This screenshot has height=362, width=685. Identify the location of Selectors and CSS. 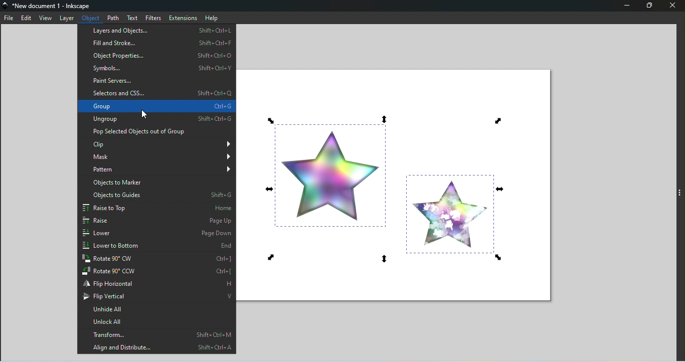
(155, 93).